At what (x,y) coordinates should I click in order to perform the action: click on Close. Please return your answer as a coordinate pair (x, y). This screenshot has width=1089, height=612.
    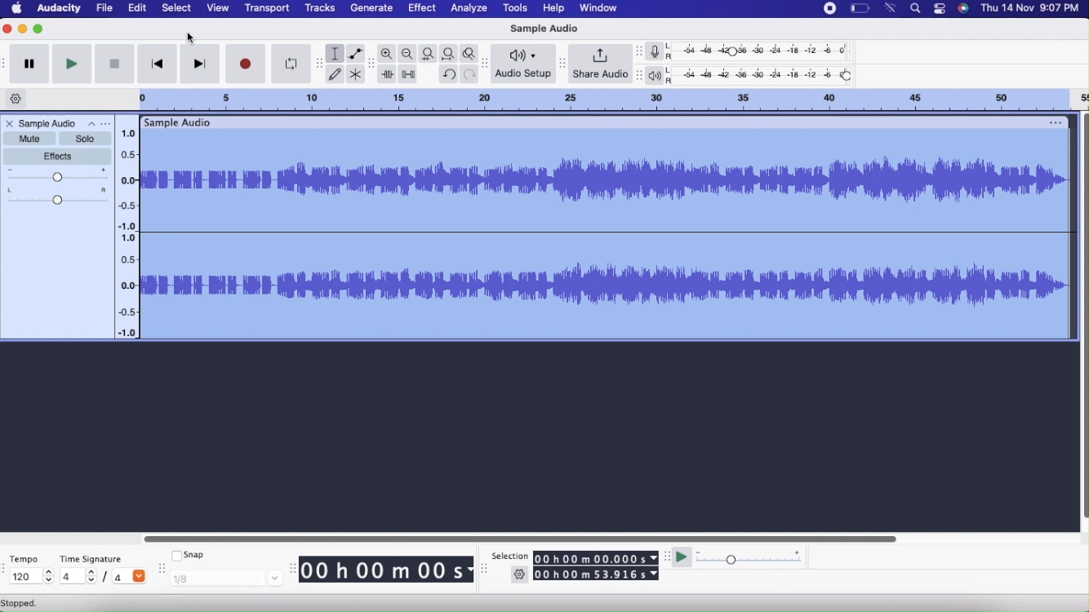
    Looking at the image, I should click on (12, 124).